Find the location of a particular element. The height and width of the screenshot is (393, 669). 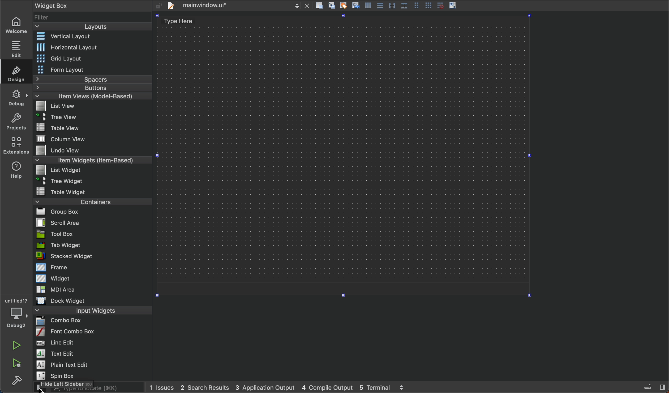

List widget is located at coordinates (61, 170).